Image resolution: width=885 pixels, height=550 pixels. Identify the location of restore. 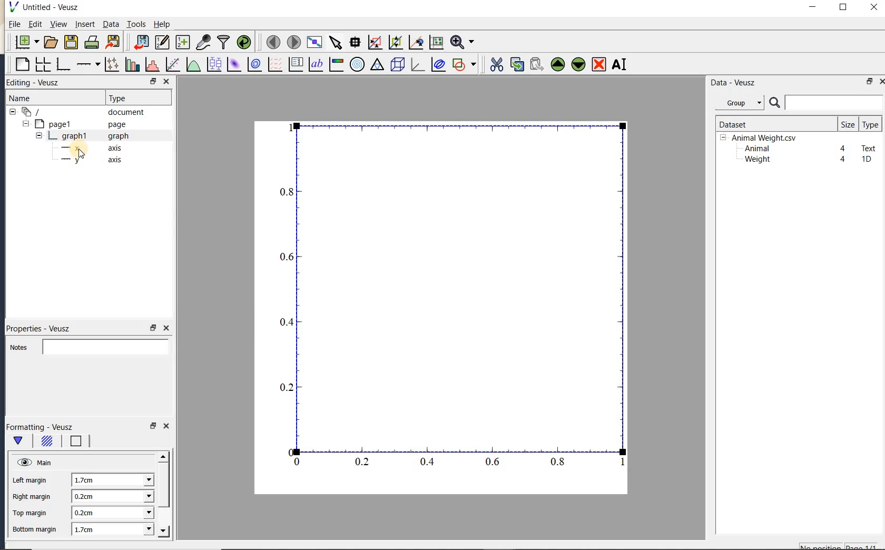
(152, 426).